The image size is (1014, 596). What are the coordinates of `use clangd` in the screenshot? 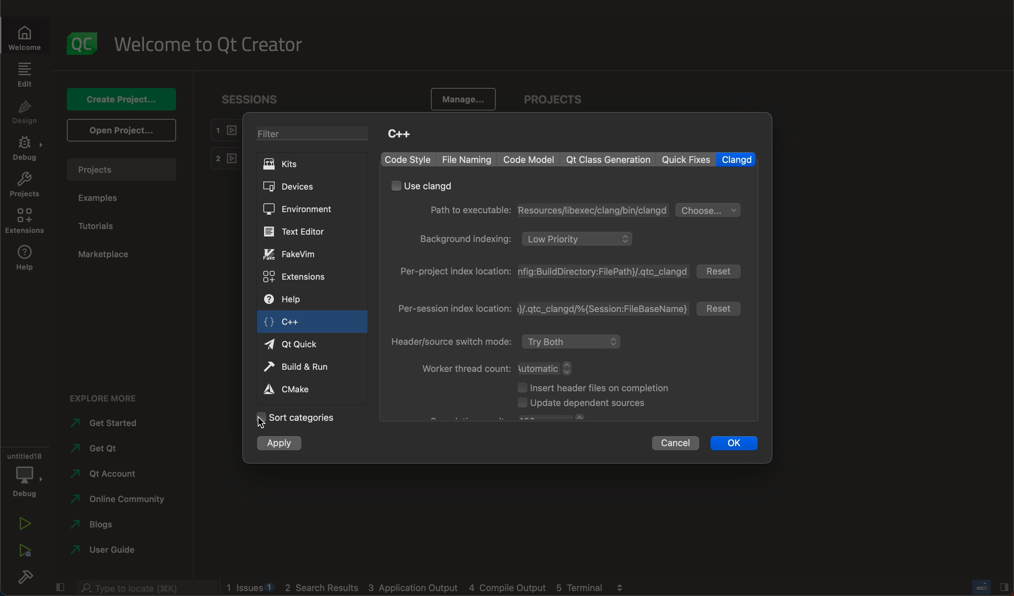 It's located at (424, 185).